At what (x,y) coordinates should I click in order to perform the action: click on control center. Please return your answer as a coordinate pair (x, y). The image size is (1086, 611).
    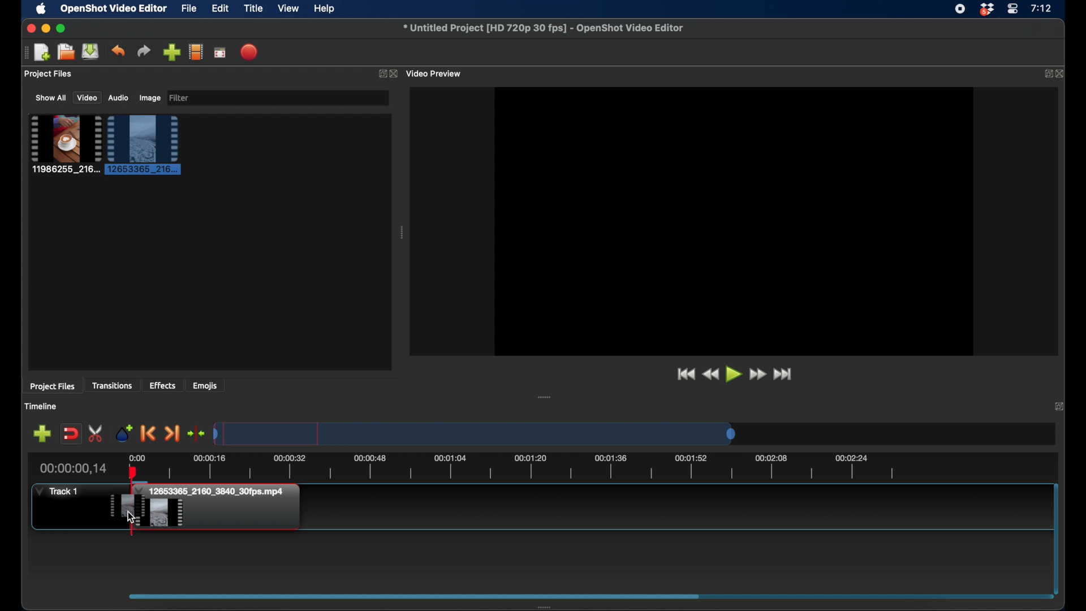
    Looking at the image, I should click on (1012, 9).